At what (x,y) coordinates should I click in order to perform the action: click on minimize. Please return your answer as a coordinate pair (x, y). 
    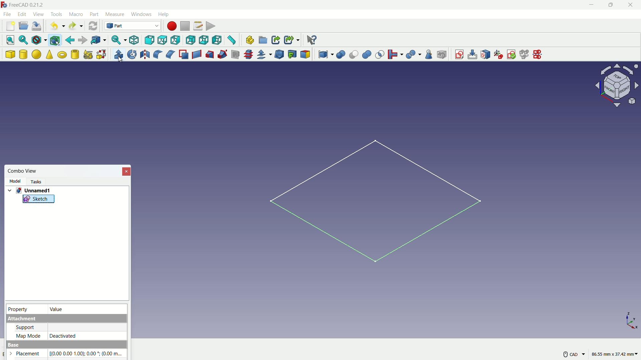
    Looking at the image, I should click on (593, 5).